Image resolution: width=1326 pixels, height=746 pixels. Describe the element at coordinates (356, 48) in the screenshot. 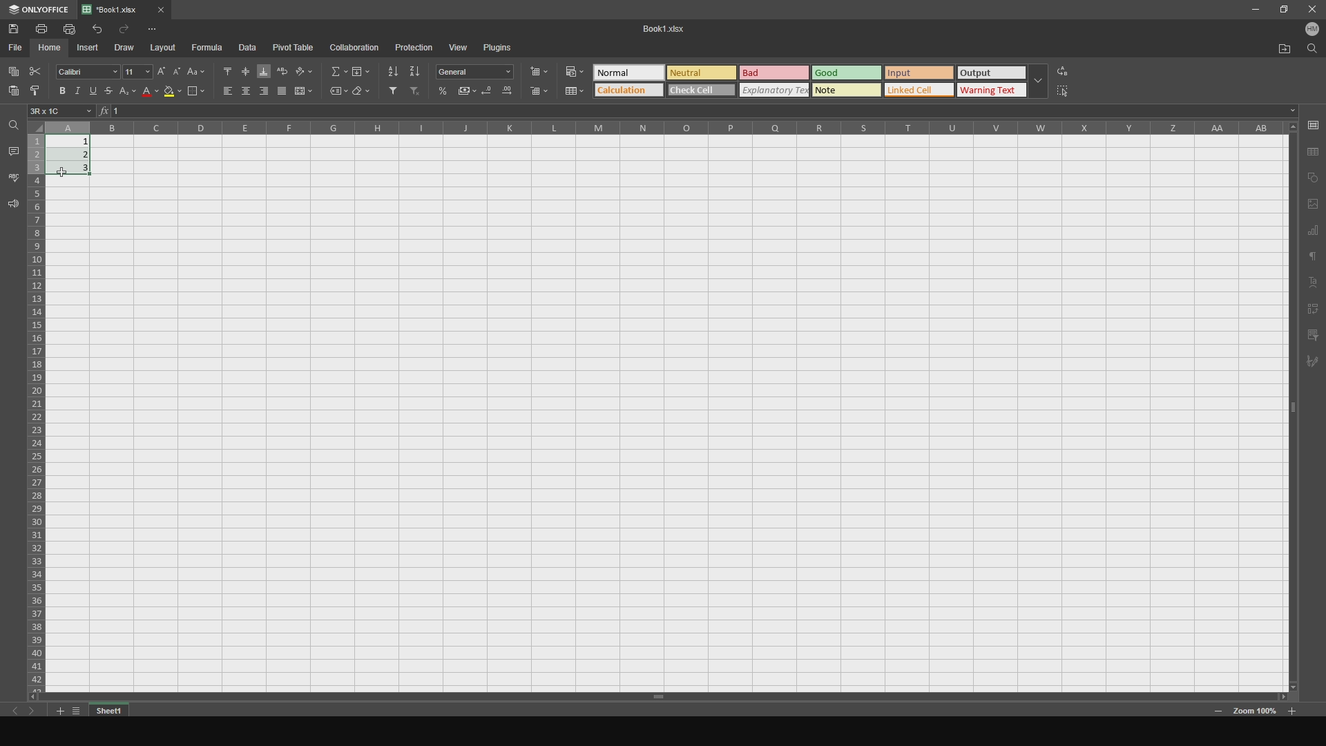

I see `collaboration` at that location.